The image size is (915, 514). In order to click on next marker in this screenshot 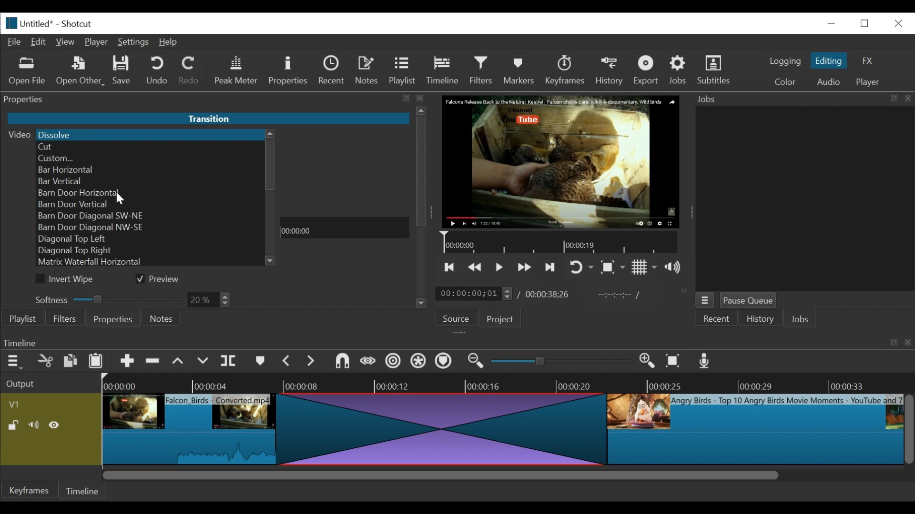, I will do `click(313, 362)`.